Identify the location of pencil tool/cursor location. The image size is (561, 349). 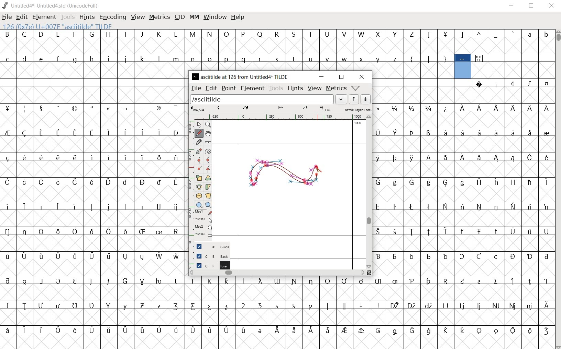
(320, 172).